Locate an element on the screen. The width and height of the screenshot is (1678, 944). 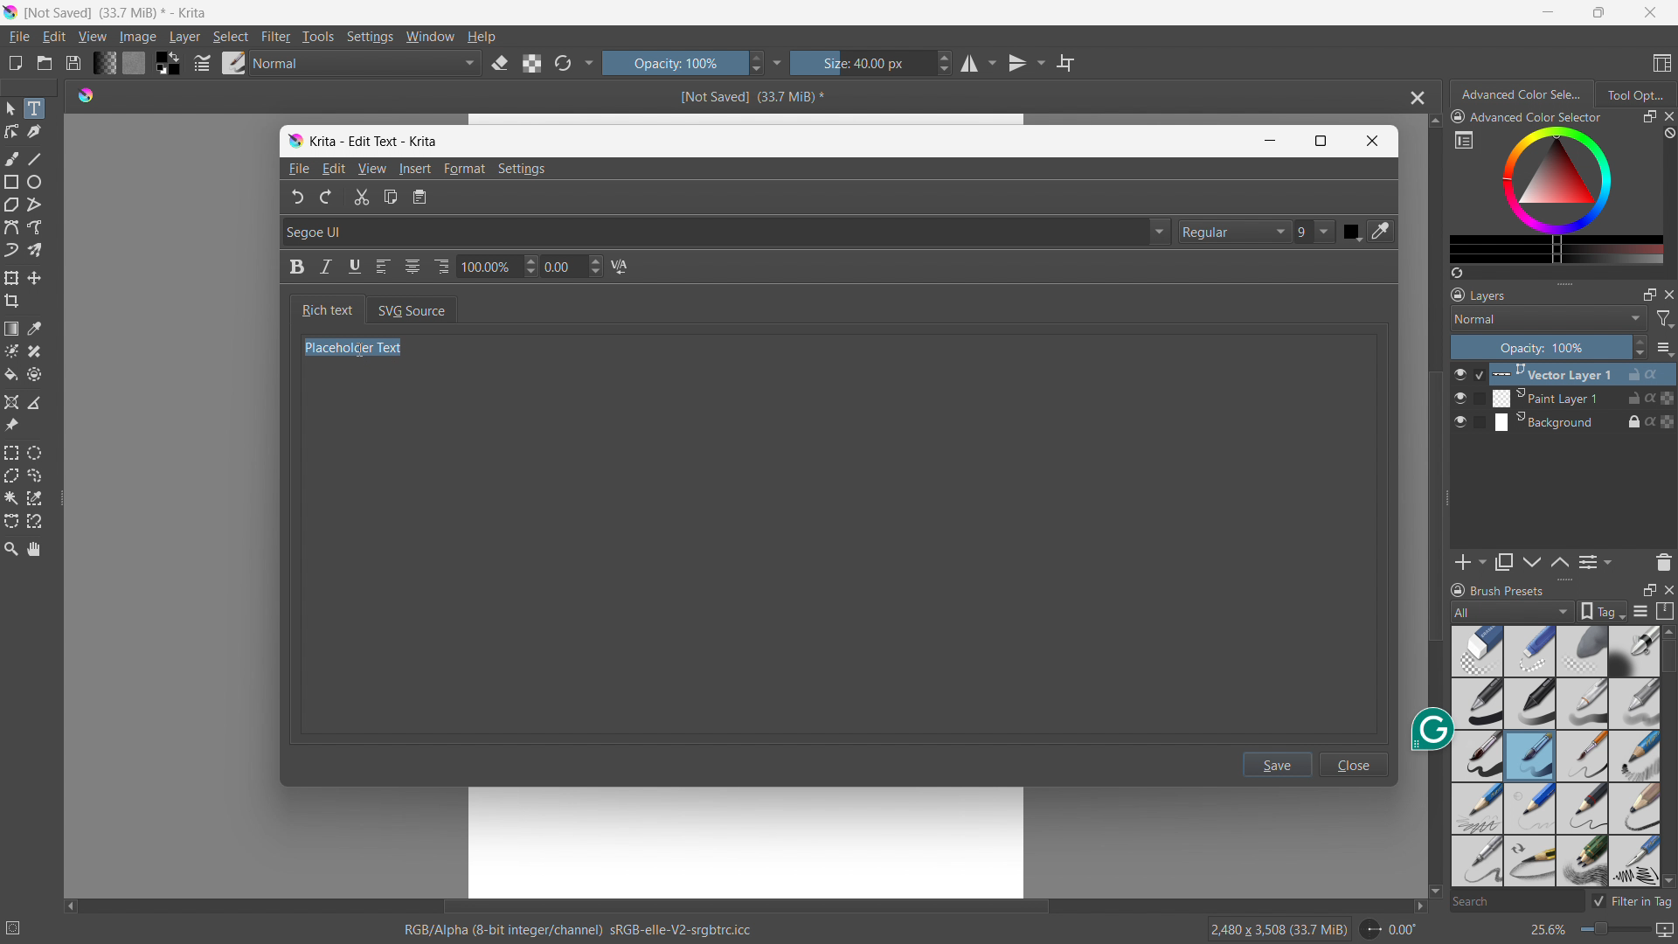
close is located at coordinates (1356, 764).